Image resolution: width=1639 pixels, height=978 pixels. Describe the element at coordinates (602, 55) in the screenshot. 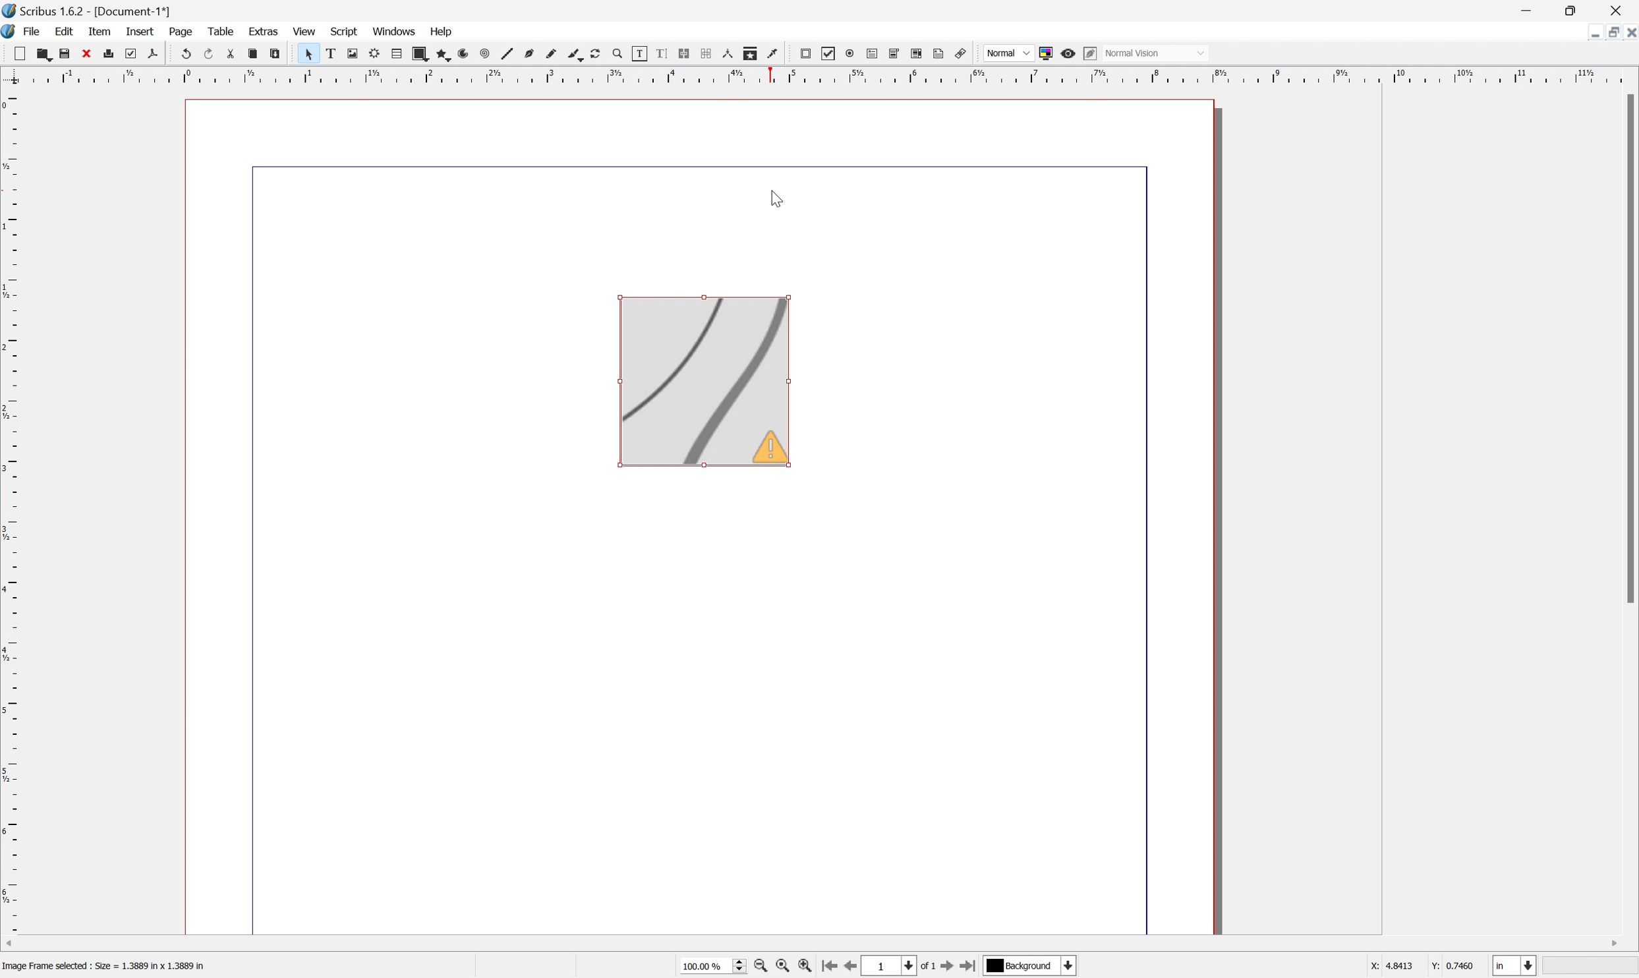

I see `Rotate item` at that location.